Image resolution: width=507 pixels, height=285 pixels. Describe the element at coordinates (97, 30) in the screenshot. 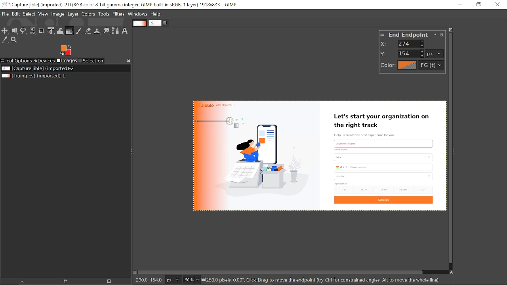

I see `Clone tool` at that location.